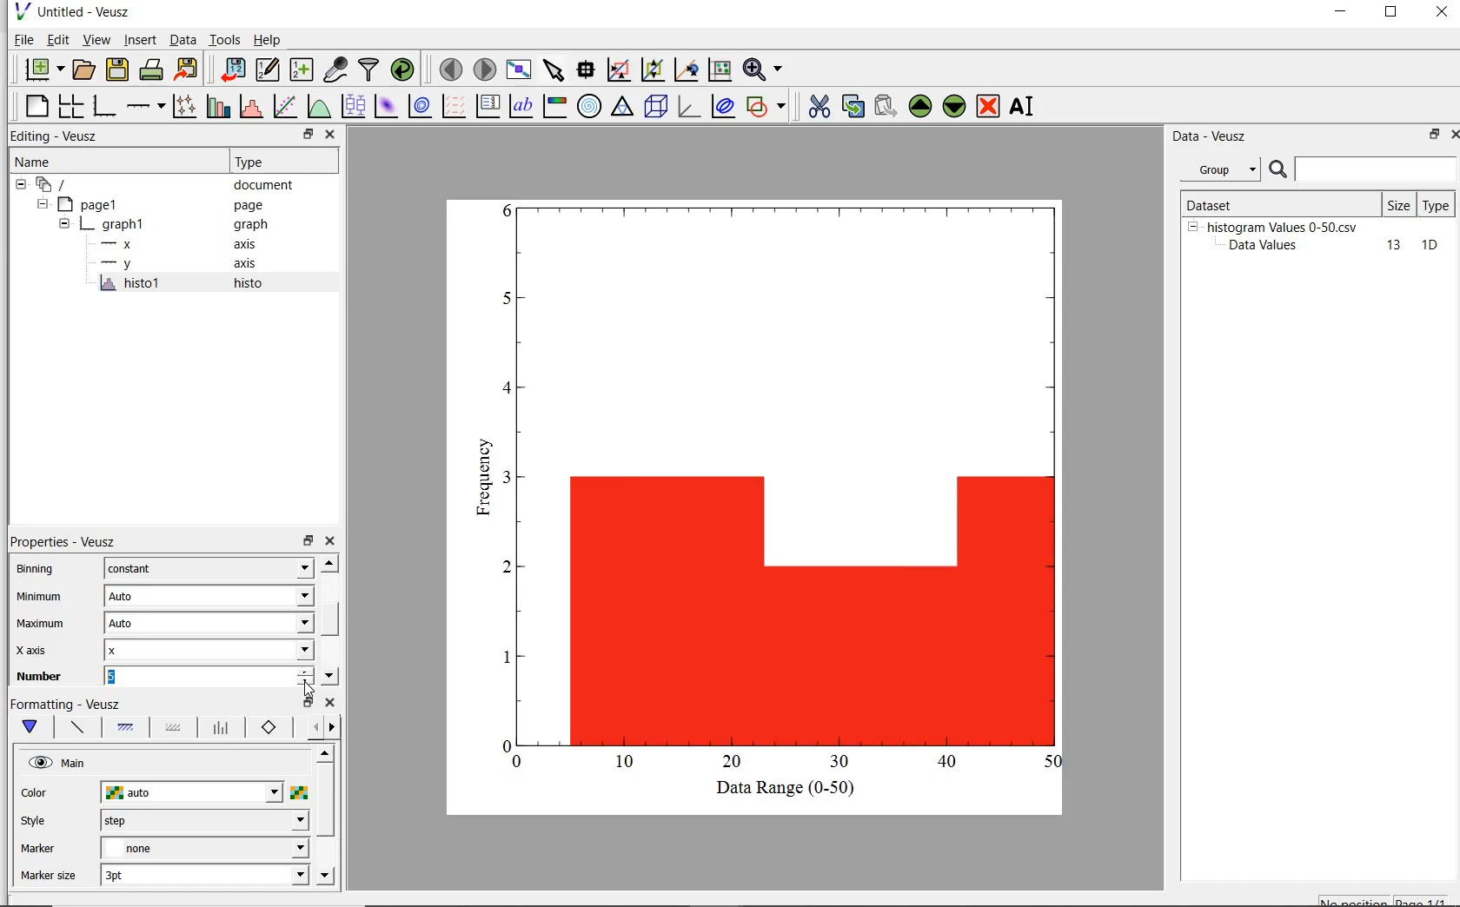  What do you see at coordinates (481, 482) in the screenshot?
I see `frequency` at bounding box center [481, 482].